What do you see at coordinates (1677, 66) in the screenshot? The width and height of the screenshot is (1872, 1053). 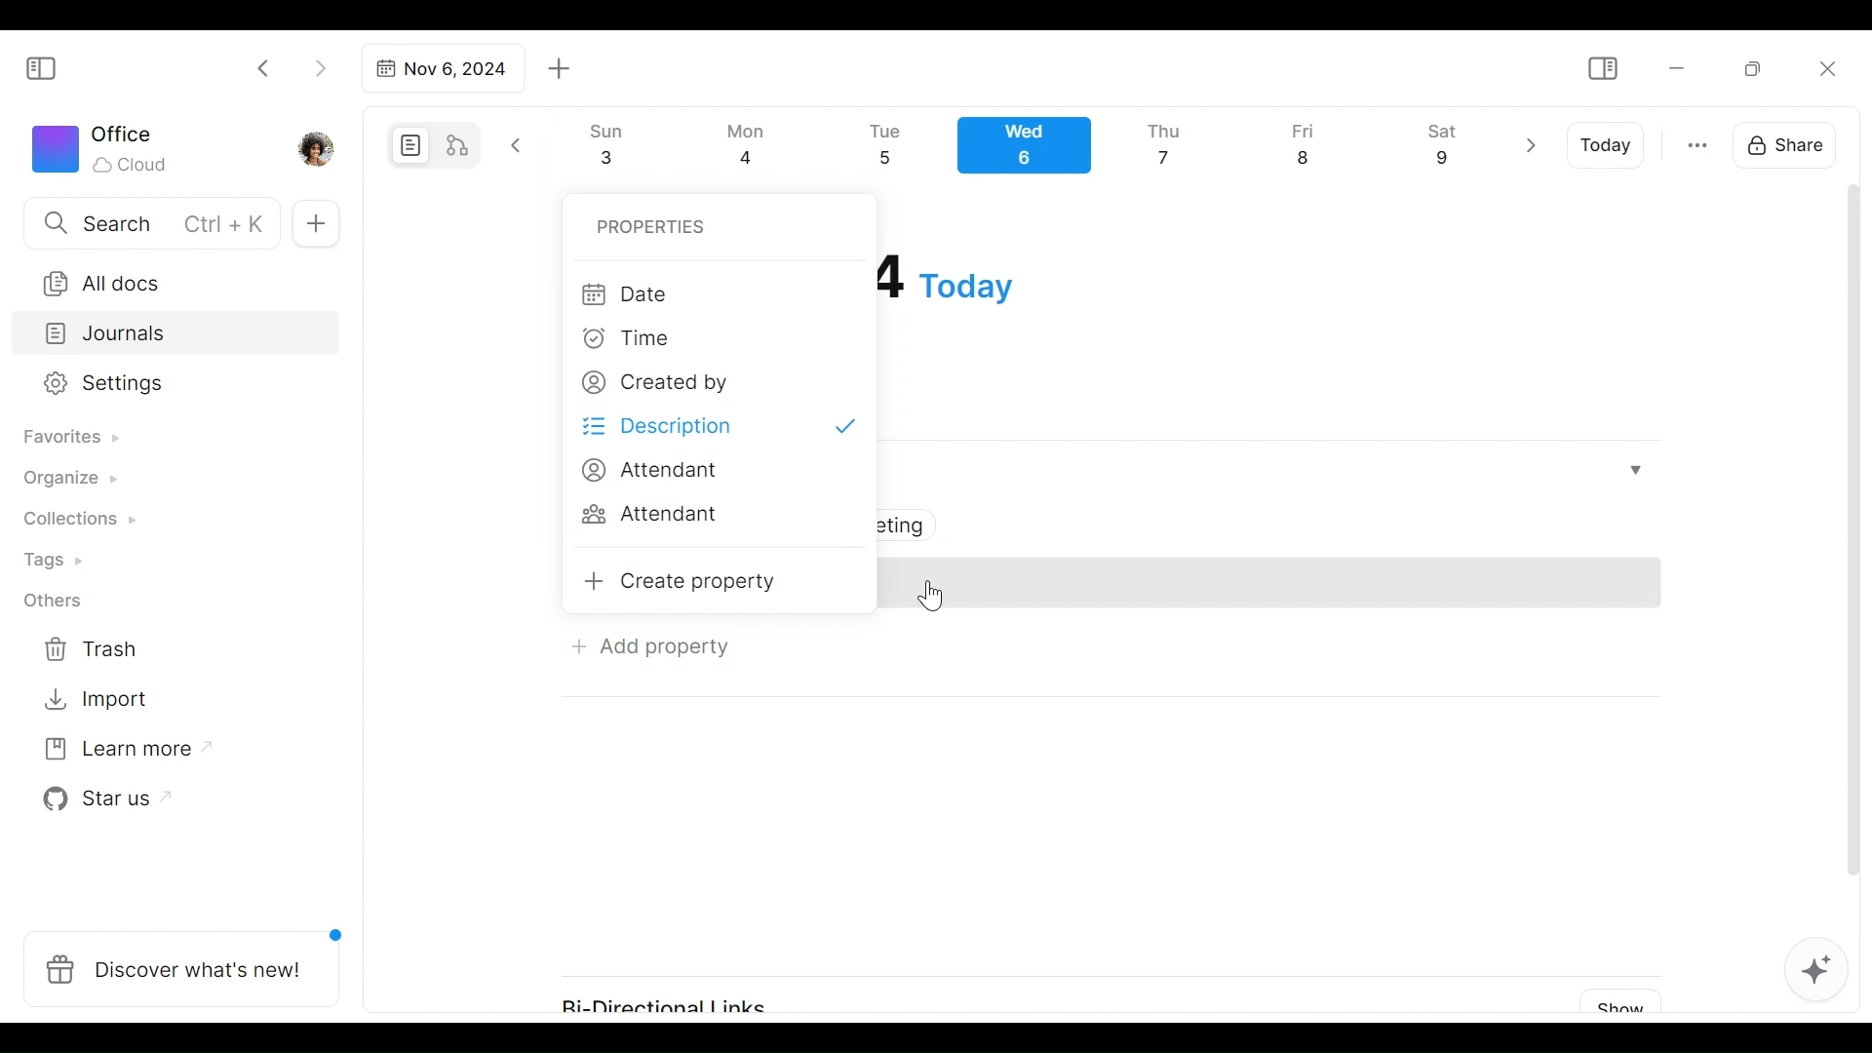 I see `Minimize` at bounding box center [1677, 66].